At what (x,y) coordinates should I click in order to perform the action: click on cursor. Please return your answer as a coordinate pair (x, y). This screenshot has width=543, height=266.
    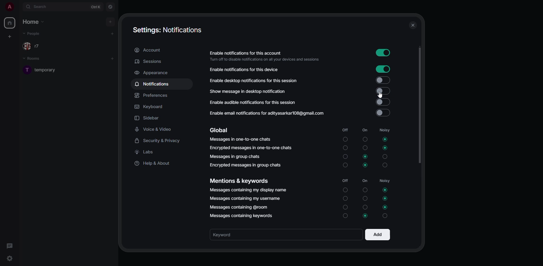
    Looking at the image, I should click on (380, 94).